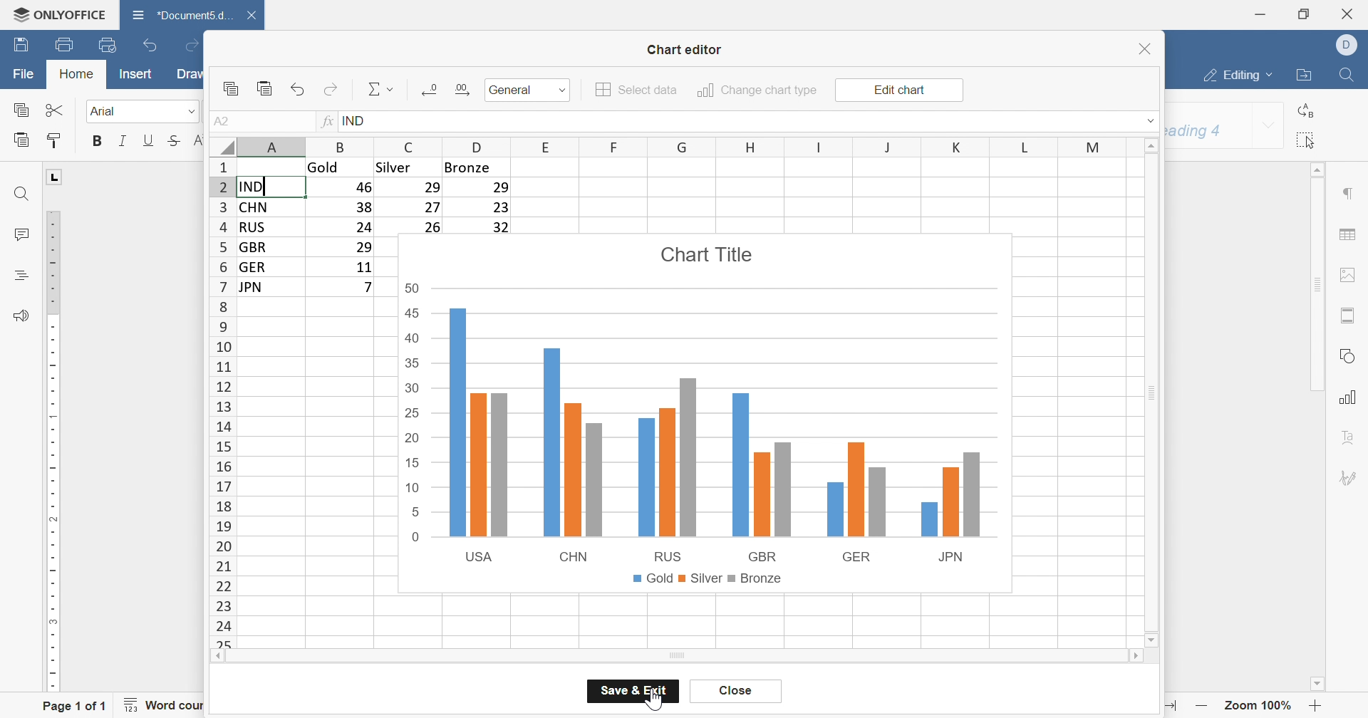 This screenshot has height=718, width=1368. Describe the element at coordinates (189, 44) in the screenshot. I see `redo` at that location.